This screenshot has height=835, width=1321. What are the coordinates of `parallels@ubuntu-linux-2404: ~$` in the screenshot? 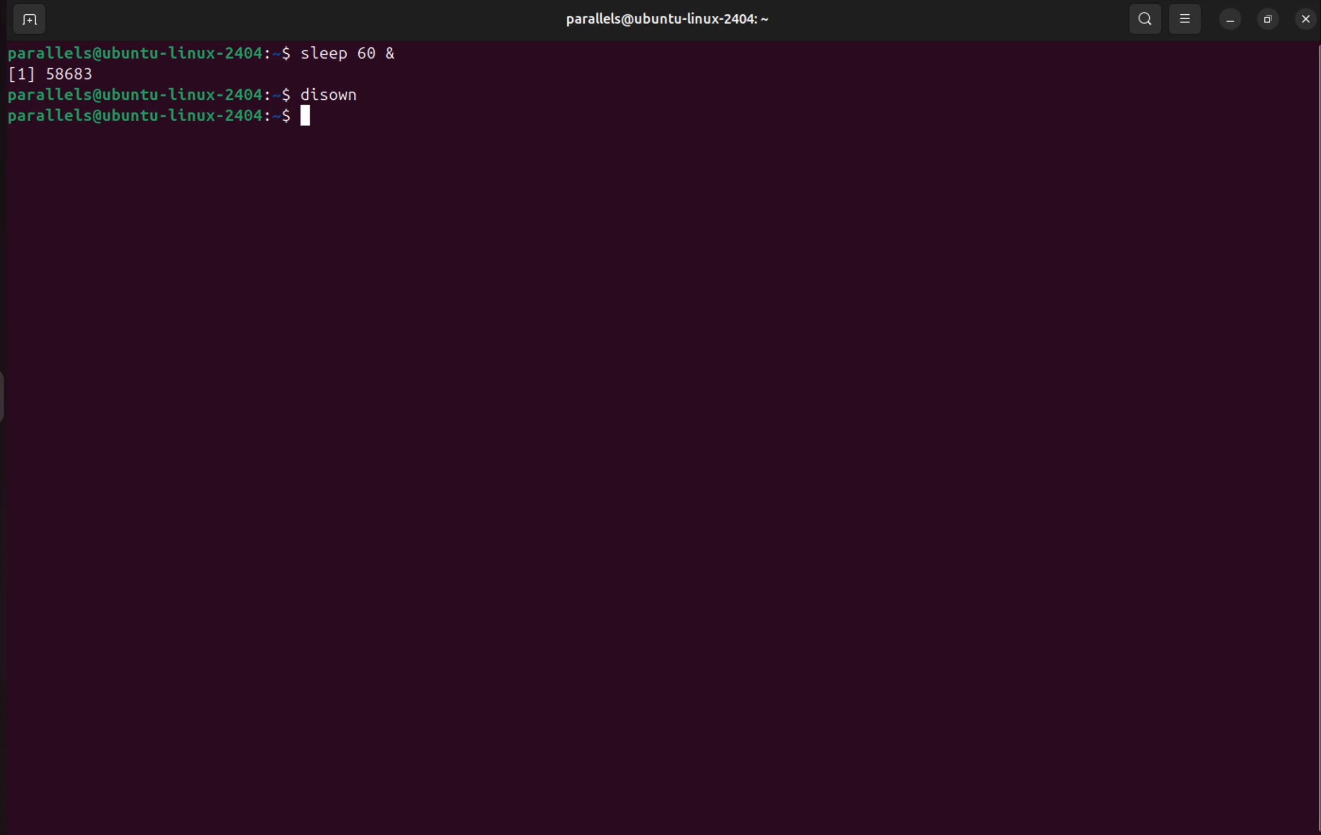 It's located at (148, 96).